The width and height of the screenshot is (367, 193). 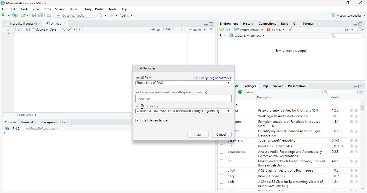 What do you see at coordinates (362, 107) in the screenshot?
I see `scroll bar` at bounding box center [362, 107].